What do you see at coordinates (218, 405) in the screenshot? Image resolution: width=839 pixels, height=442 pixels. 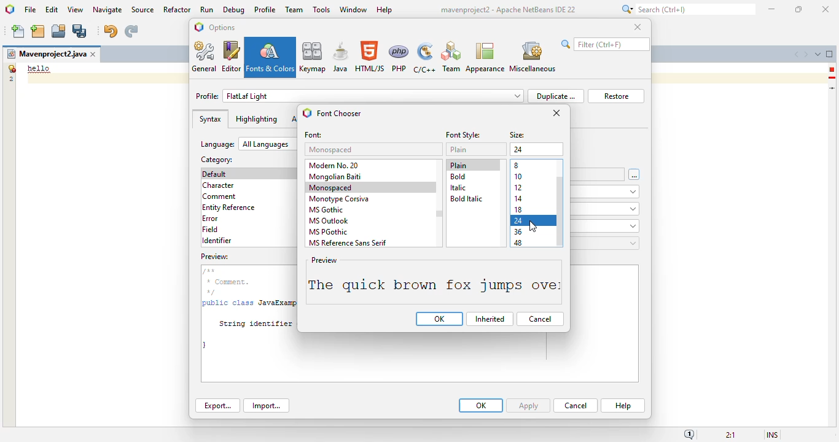 I see `export` at bounding box center [218, 405].